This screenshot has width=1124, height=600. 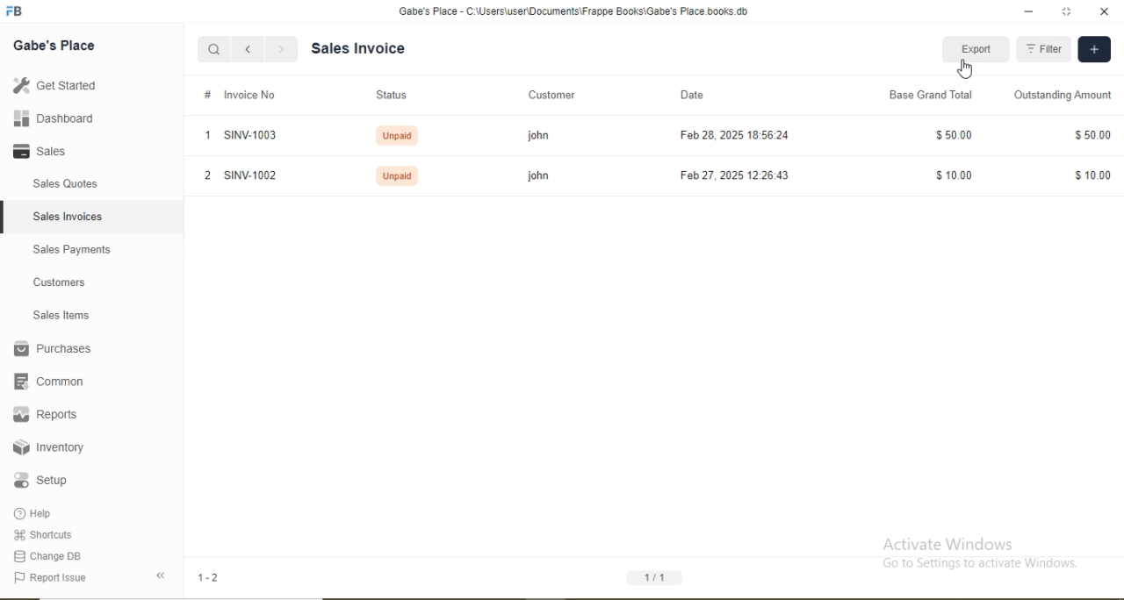 I want to click on 2 SINV-1002, so click(x=240, y=175).